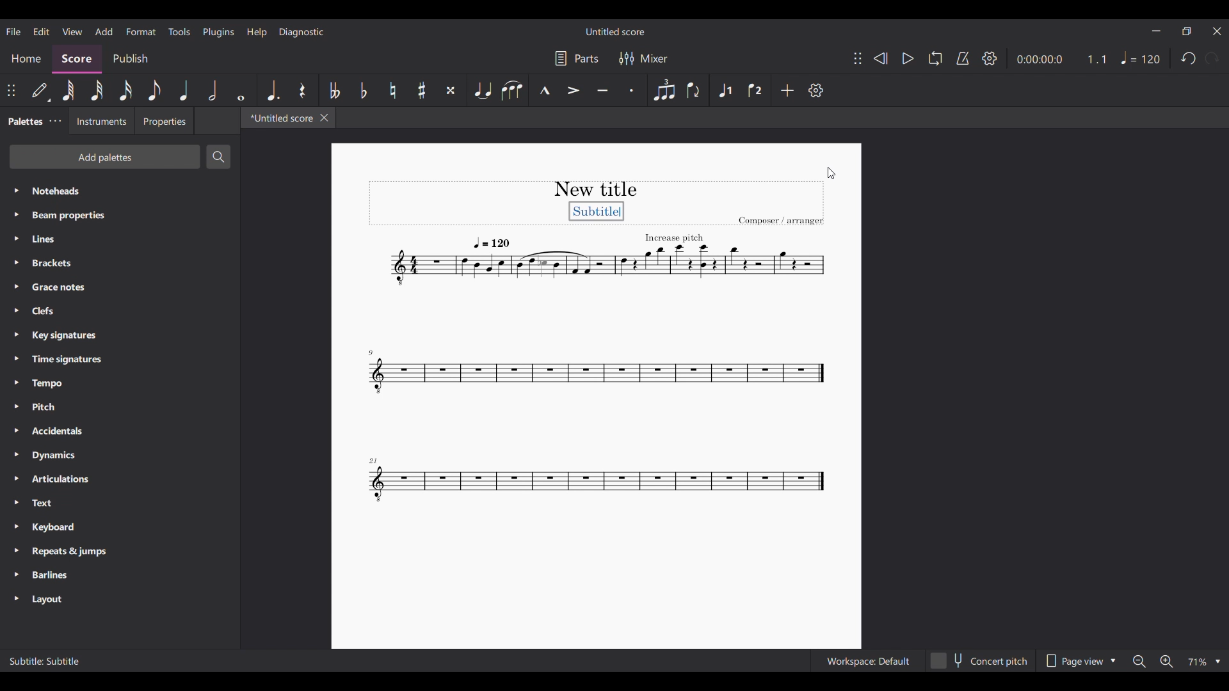 The height and width of the screenshot is (691, 1229). I want to click on New title, so click(596, 189).